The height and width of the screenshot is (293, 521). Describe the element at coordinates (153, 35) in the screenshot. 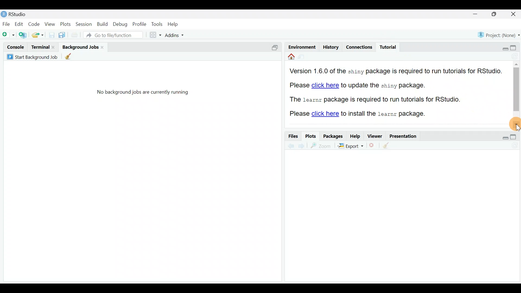

I see `Workspace panes` at that location.